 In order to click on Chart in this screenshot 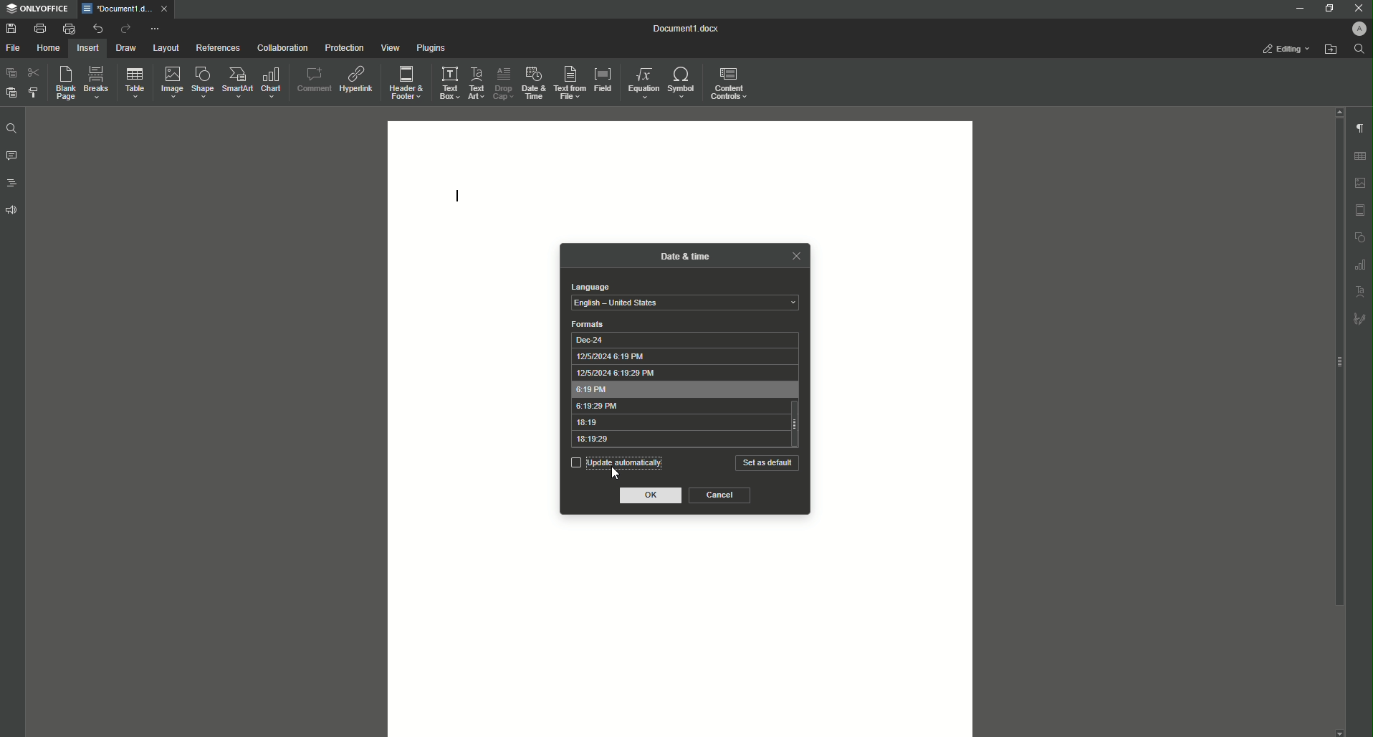, I will do `click(273, 82)`.